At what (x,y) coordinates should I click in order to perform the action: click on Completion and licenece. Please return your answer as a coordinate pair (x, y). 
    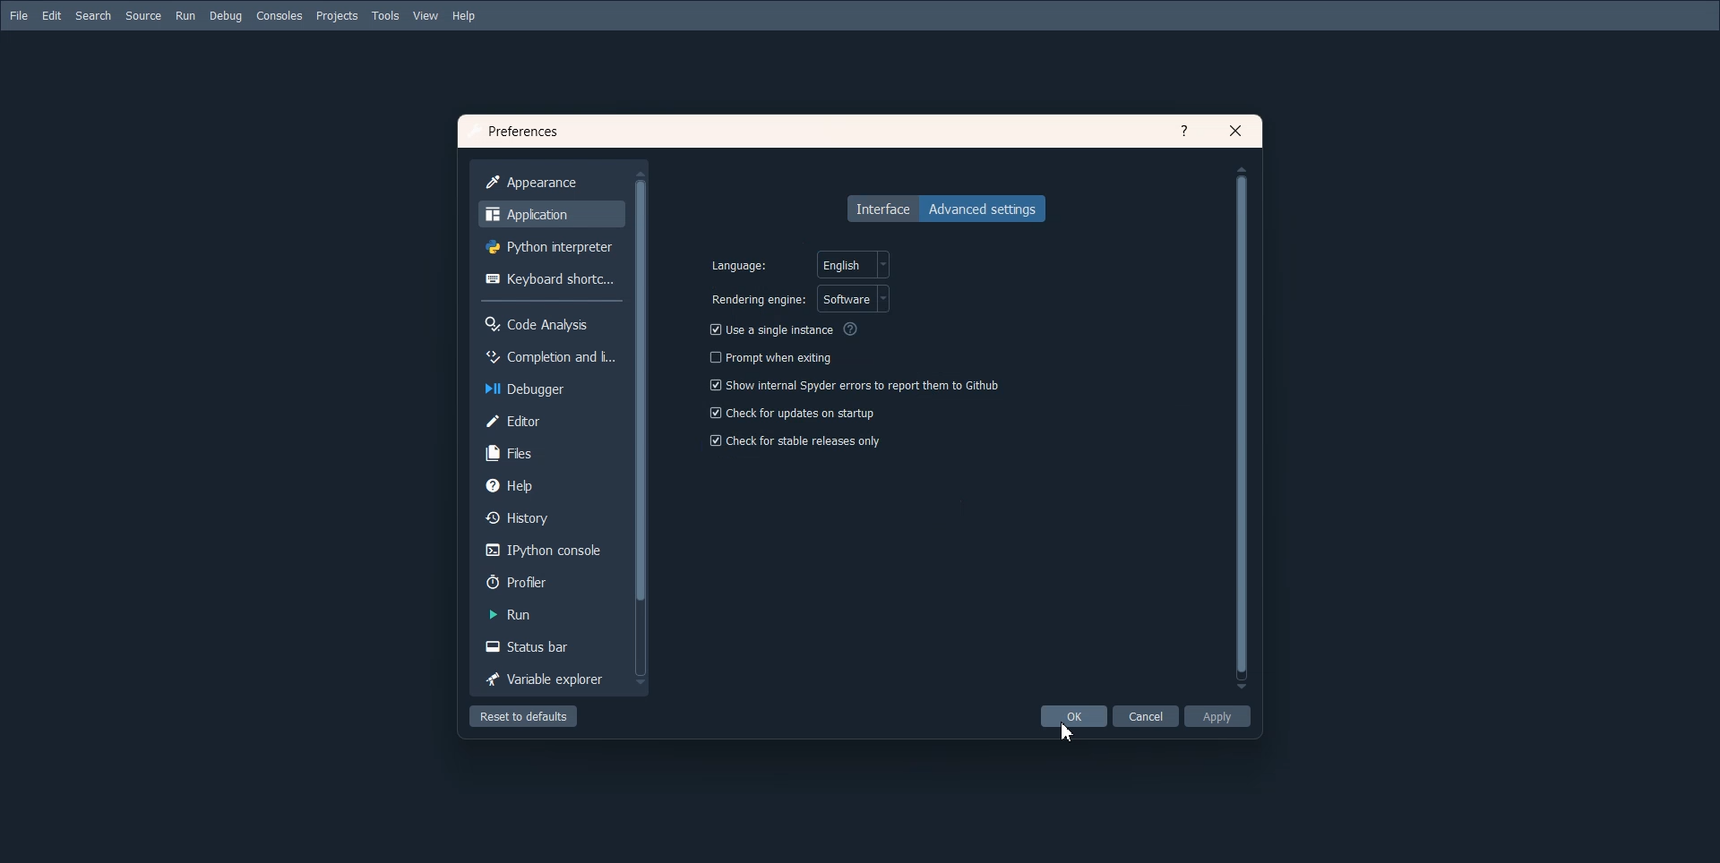
    Looking at the image, I should click on (548, 355).